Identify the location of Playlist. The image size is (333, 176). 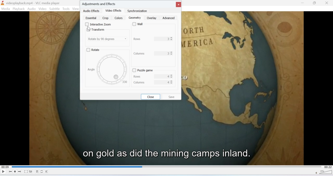
(37, 172).